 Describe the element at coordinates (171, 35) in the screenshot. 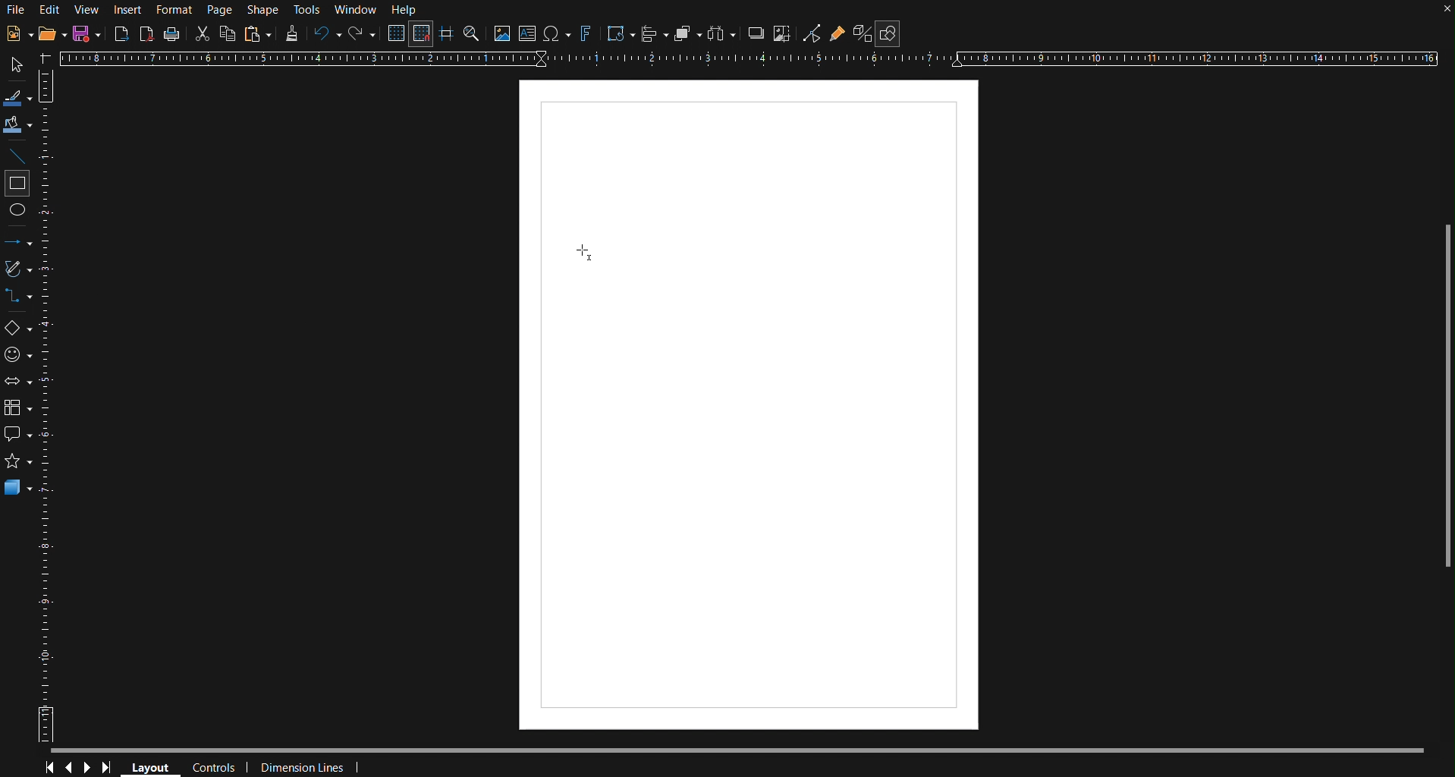

I see `Print` at that location.